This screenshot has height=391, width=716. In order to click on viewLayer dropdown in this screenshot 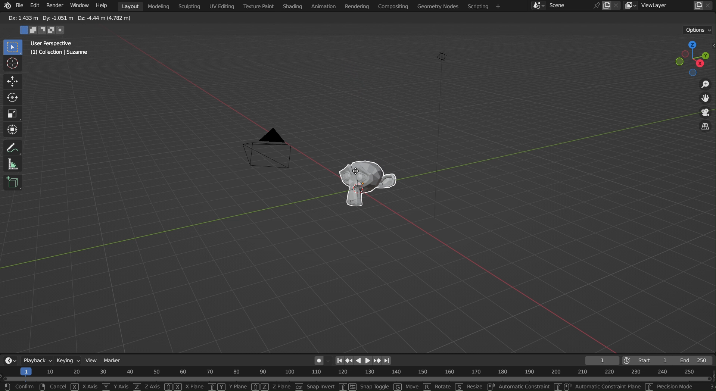, I will do `click(631, 6)`.